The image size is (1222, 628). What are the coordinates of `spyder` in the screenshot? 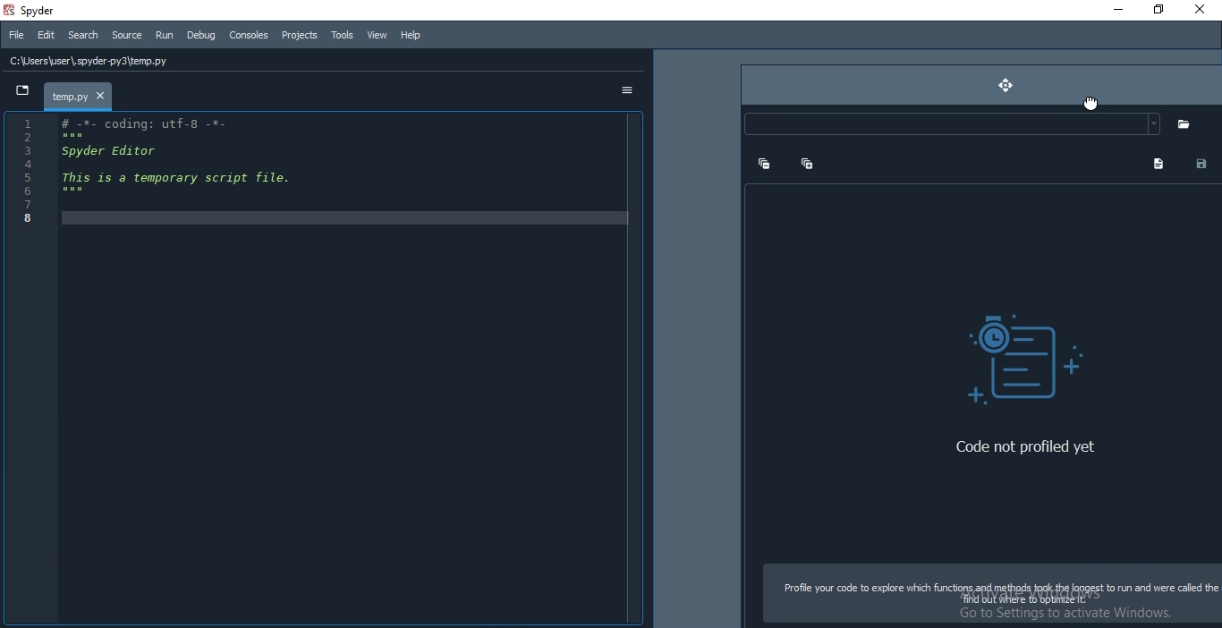 It's located at (38, 10).